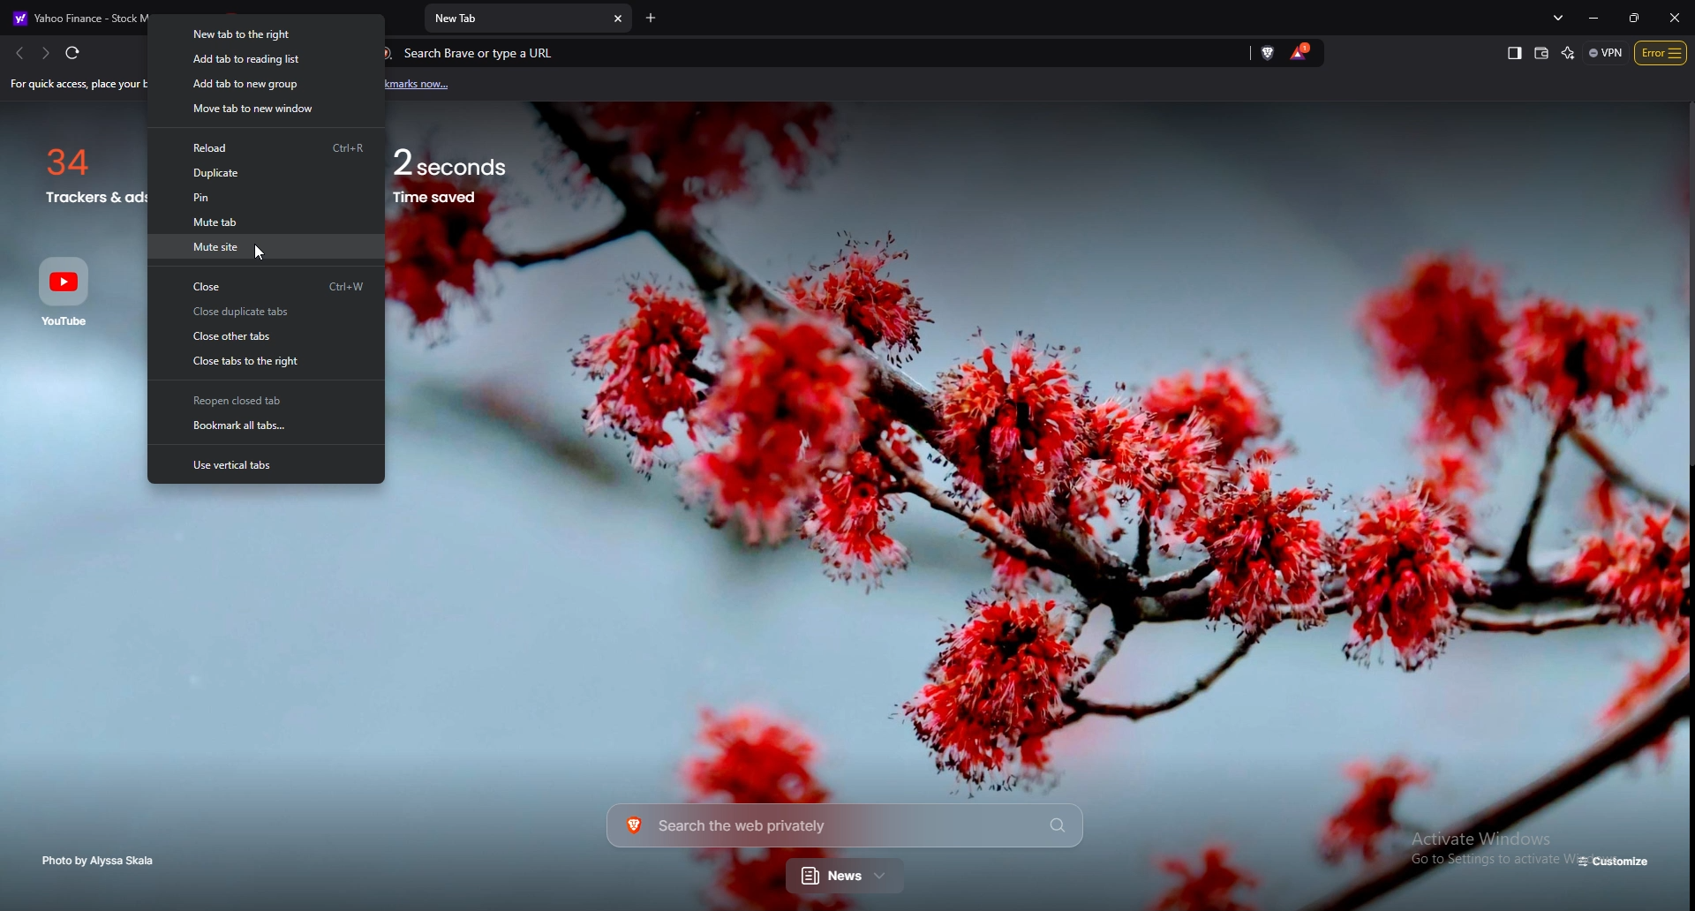 This screenshot has height=911, width=1695. I want to click on Search Brave or type a URL, so click(799, 53).